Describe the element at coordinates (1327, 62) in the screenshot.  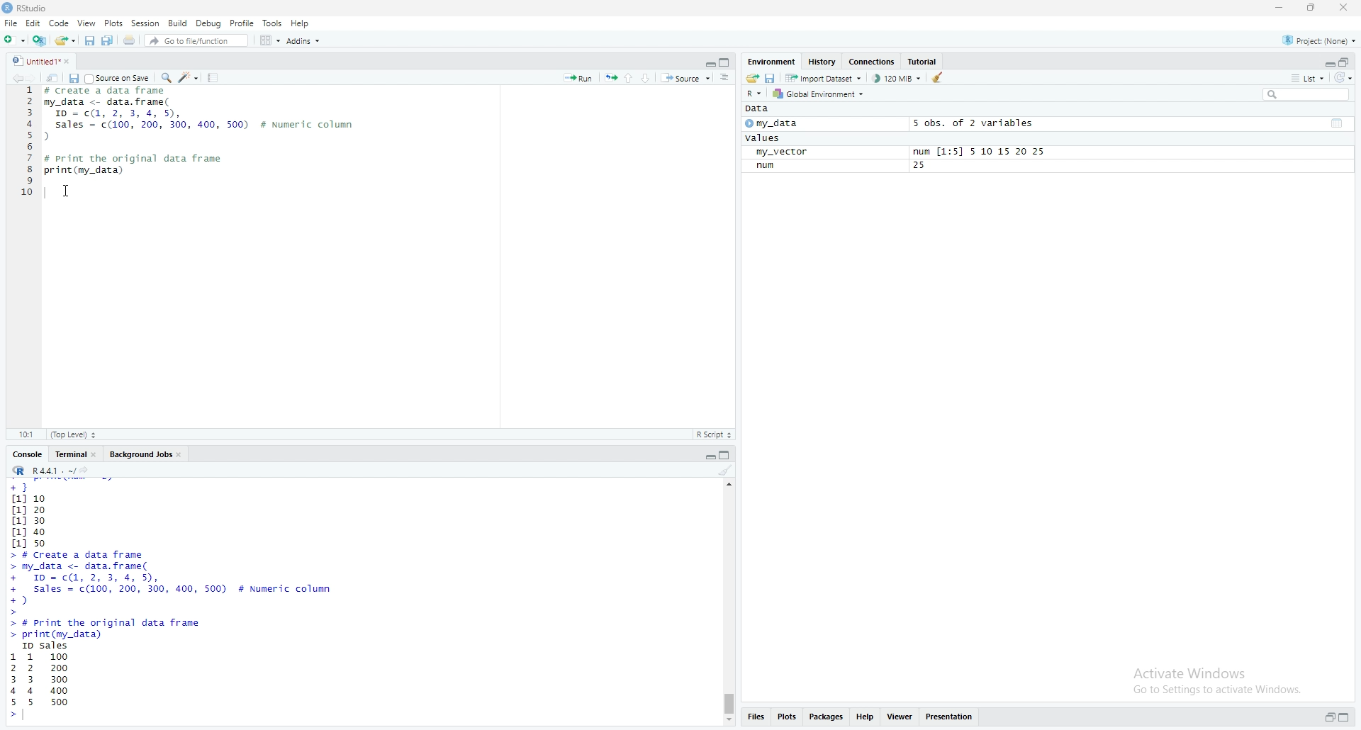
I see `minimize` at that location.